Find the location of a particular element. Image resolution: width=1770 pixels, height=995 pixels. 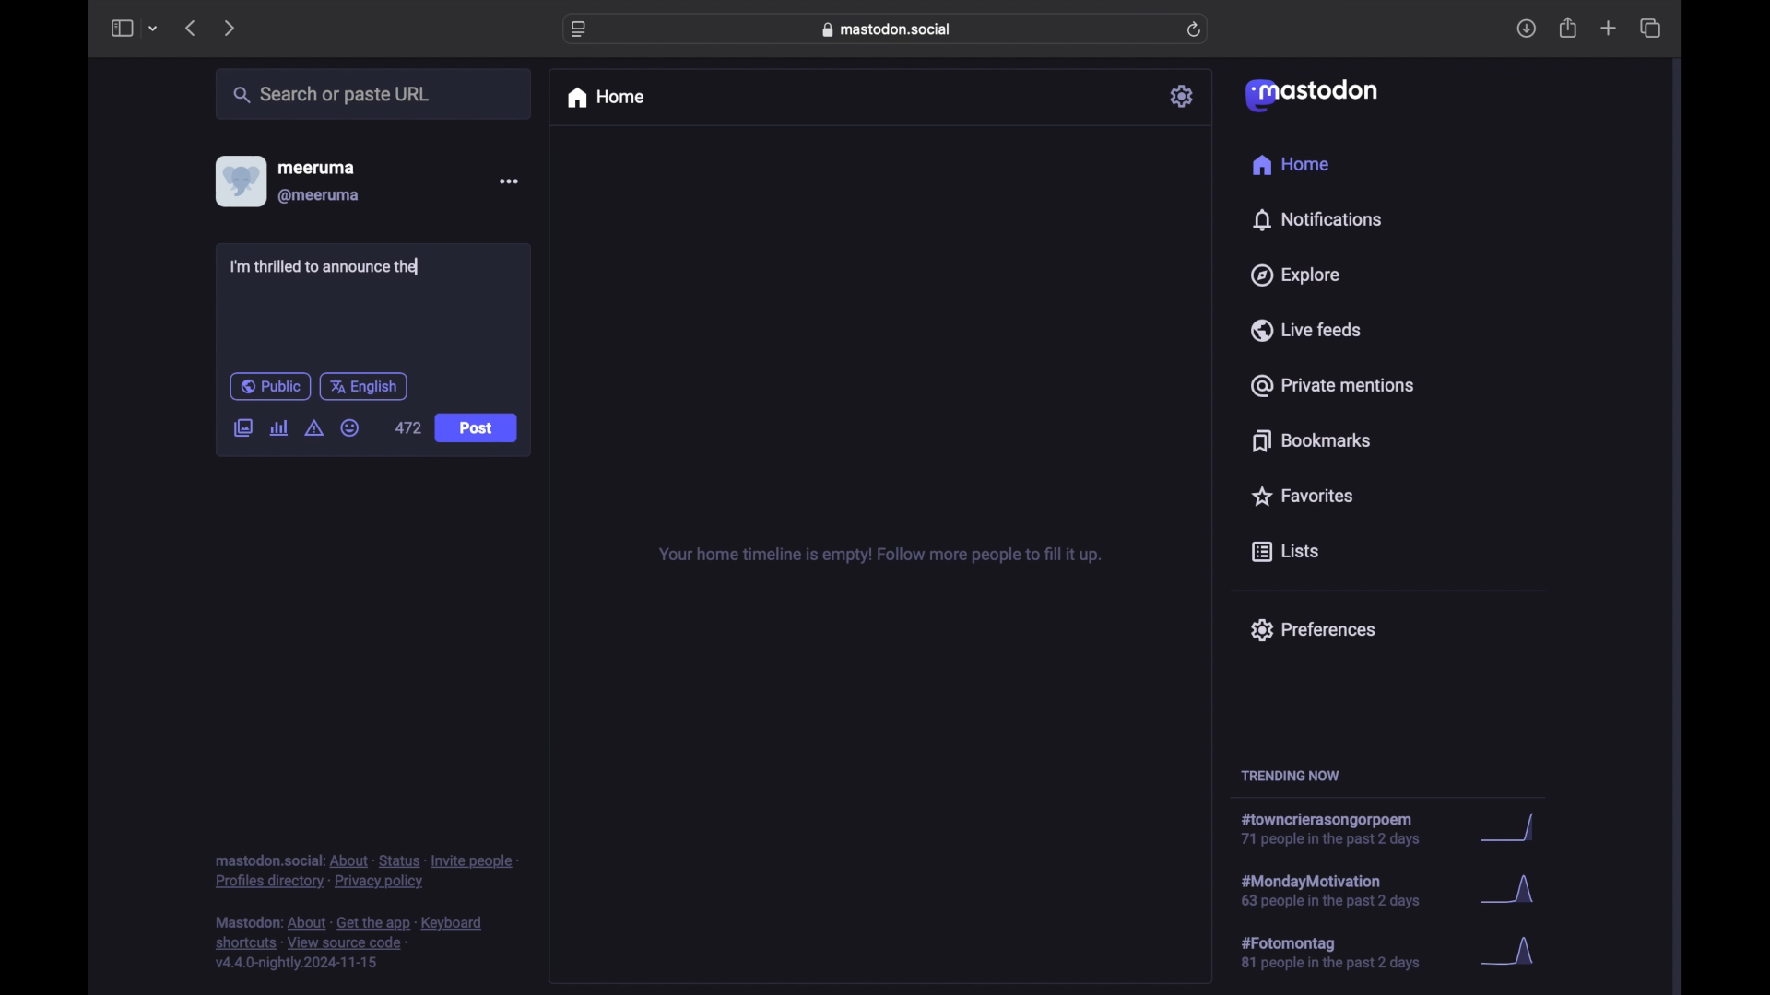

bookmarks is located at coordinates (1315, 440).